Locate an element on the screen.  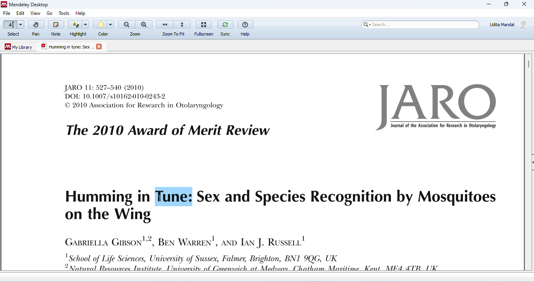
close is located at coordinates (100, 46).